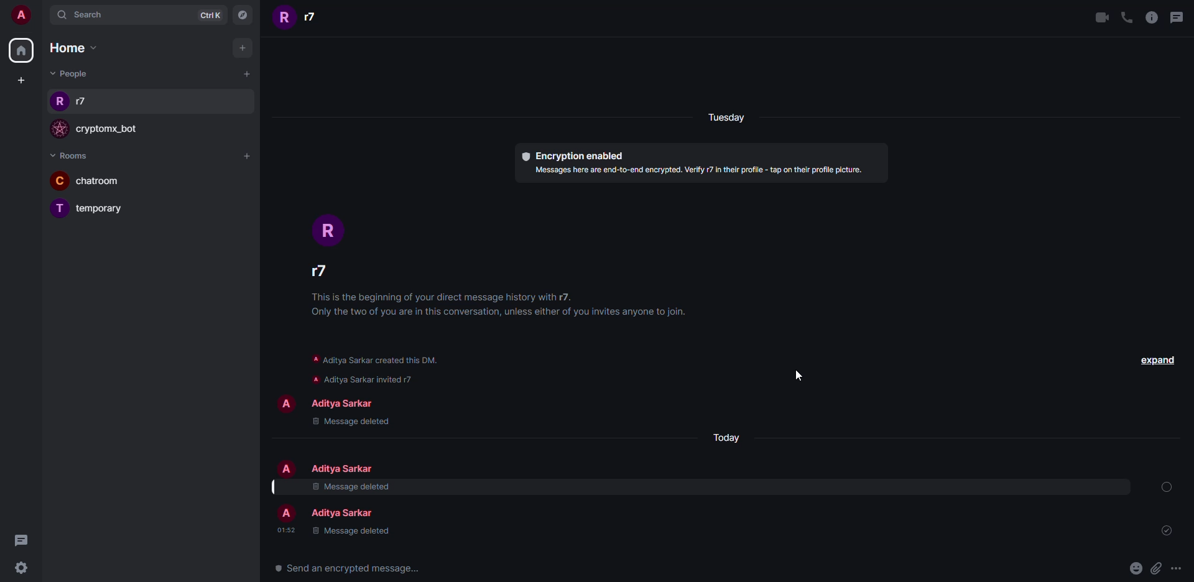 This screenshot has width=1194, height=582. I want to click on cursor, so click(802, 374).